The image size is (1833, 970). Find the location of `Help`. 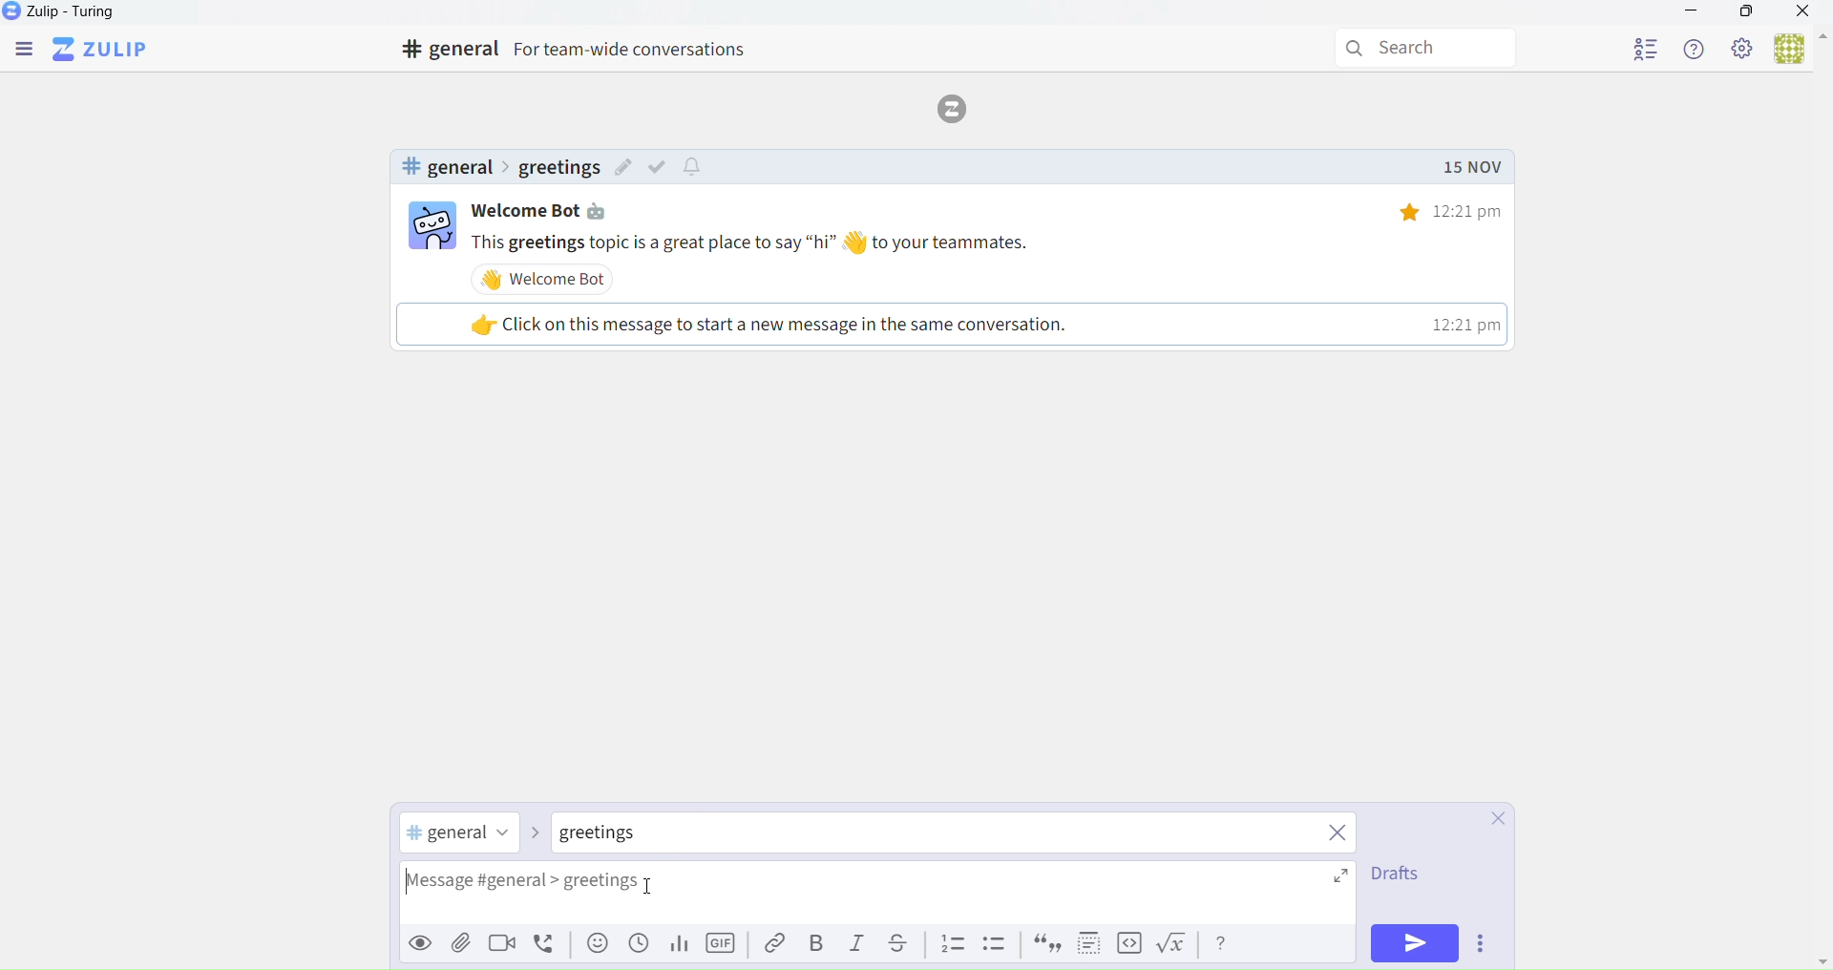

Help is located at coordinates (1223, 943).